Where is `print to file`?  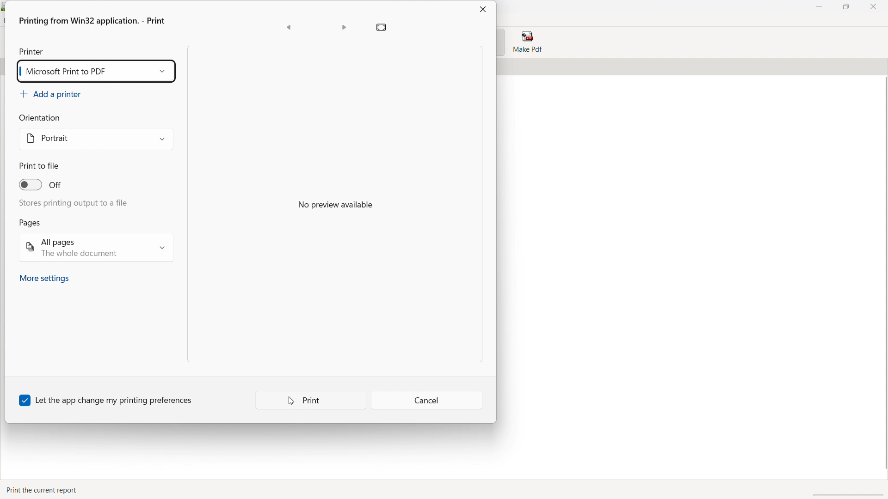 print to file is located at coordinates (41, 183).